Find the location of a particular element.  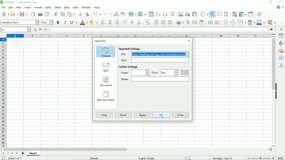

URL is located at coordinates (123, 54).